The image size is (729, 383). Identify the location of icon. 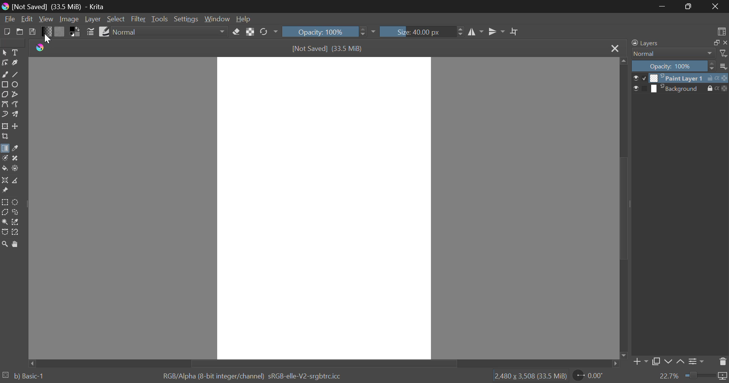
(723, 78).